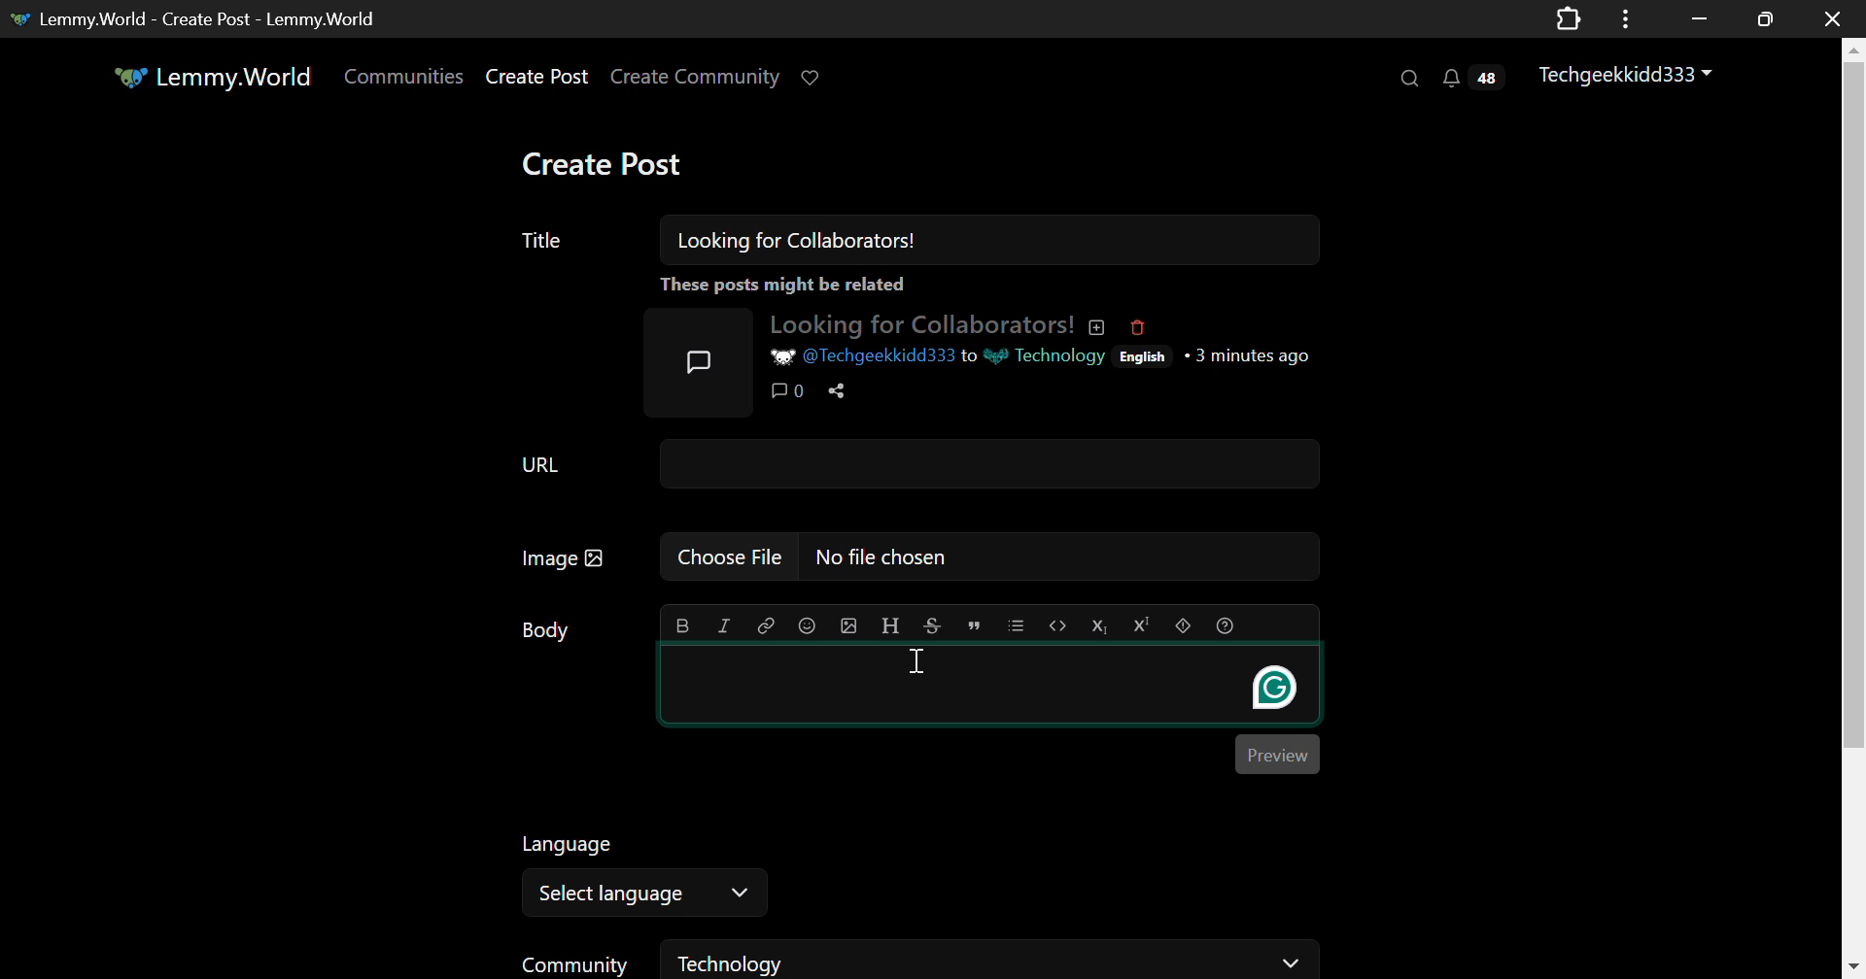 The image size is (1866, 979). Describe the element at coordinates (812, 79) in the screenshot. I see `Donate to Lemmy` at that location.